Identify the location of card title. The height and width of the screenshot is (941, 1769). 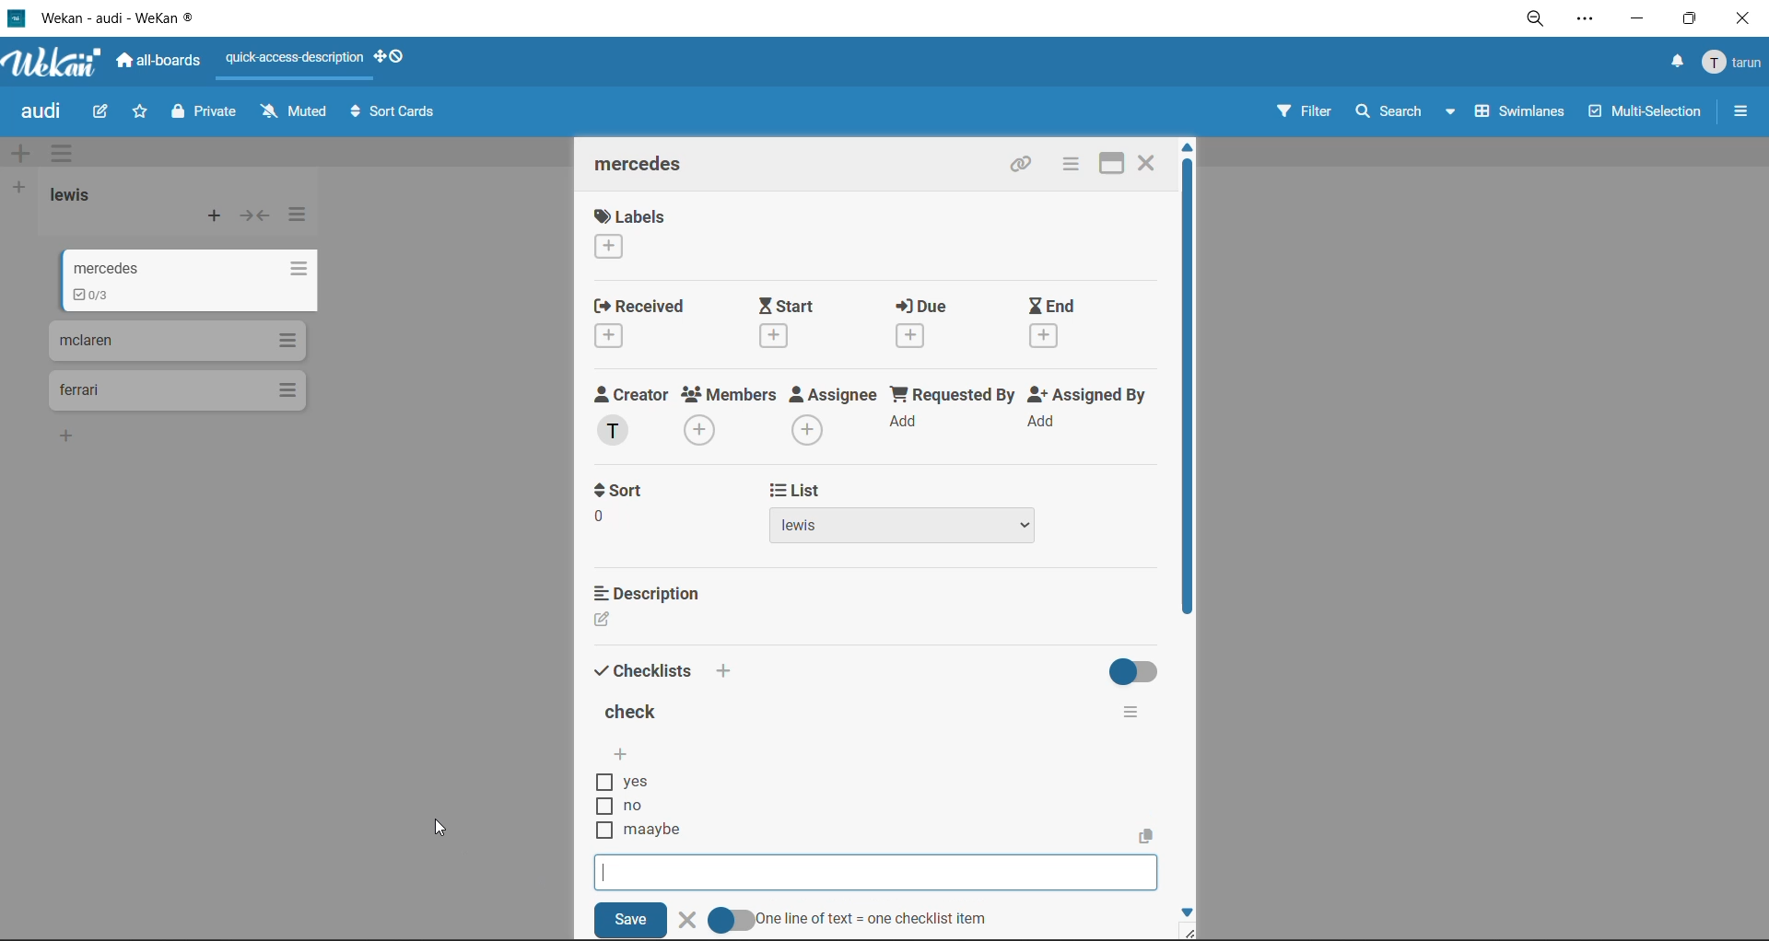
(646, 164).